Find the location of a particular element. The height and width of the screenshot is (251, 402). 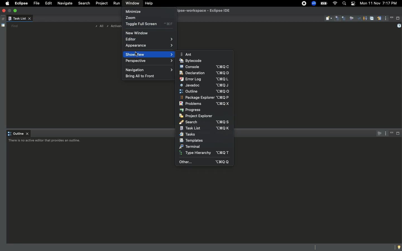

Bring all to front is located at coordinates (141, 76).